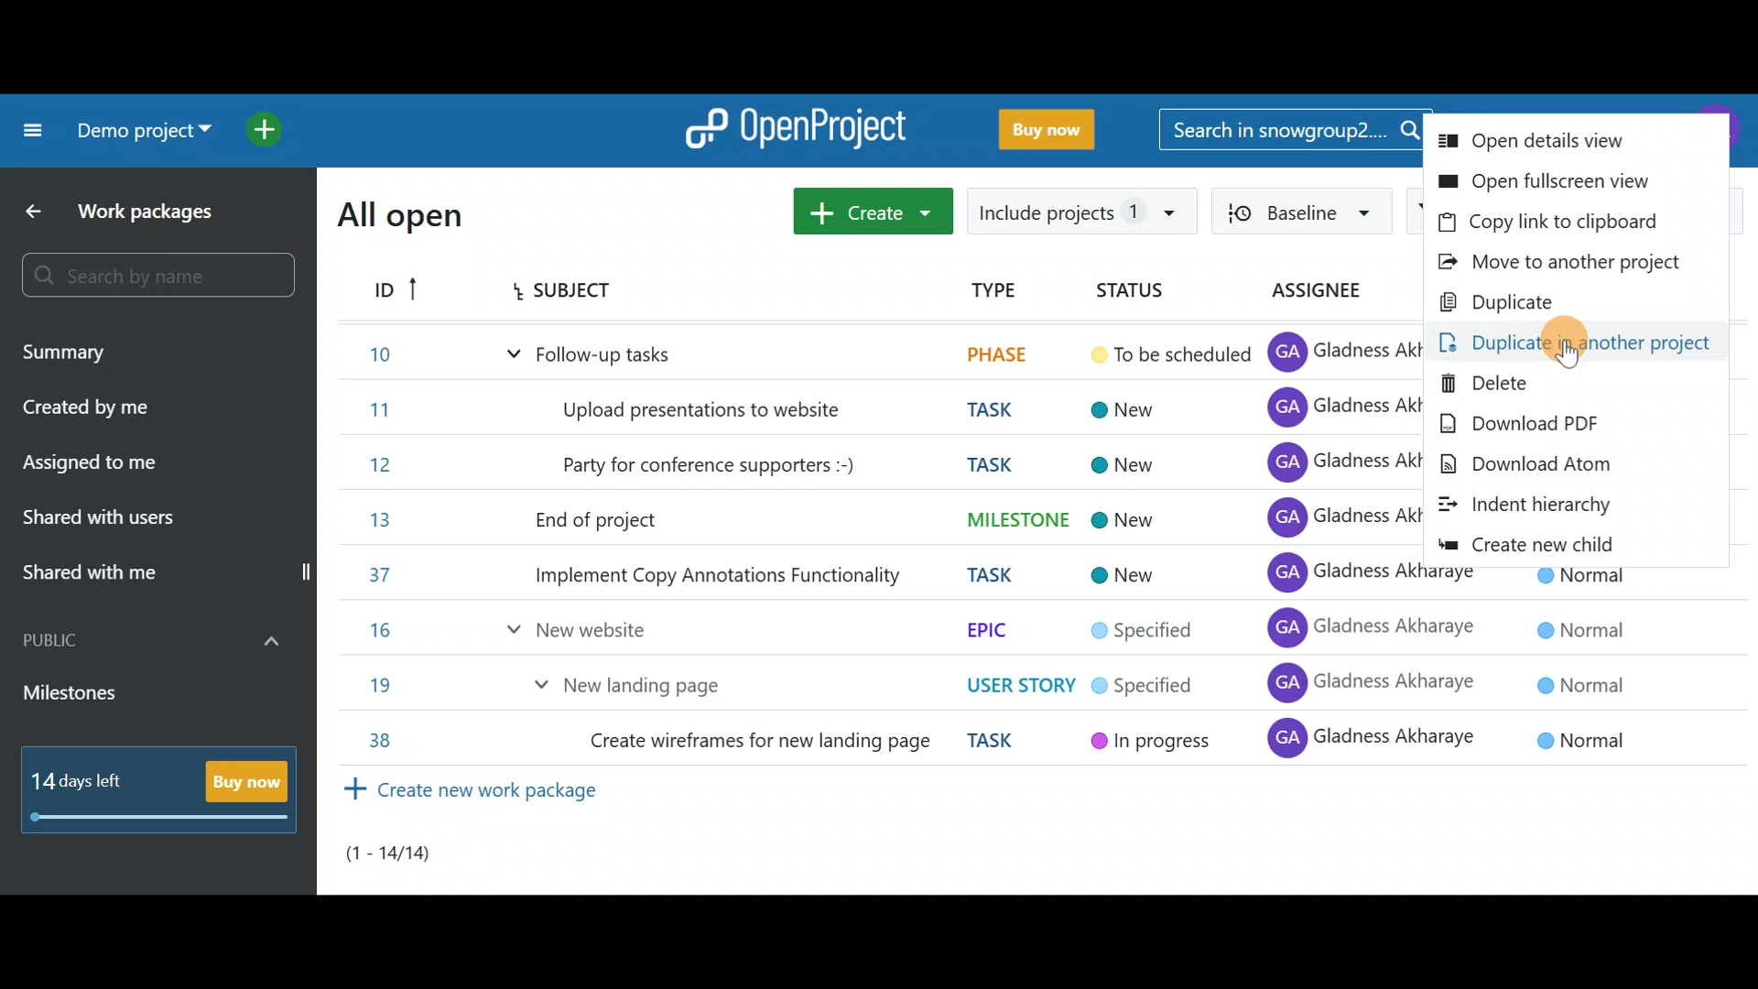  Describe the element at coordinates (1128, 289) in the screenshot. I see `Status` at that location.